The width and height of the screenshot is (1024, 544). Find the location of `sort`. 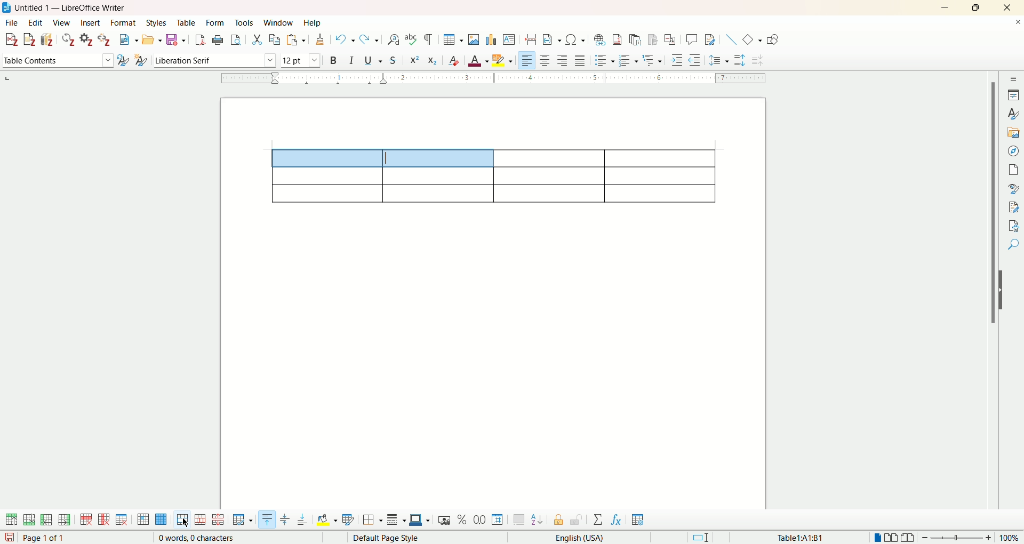

sort is located at coordinates (538, 519).